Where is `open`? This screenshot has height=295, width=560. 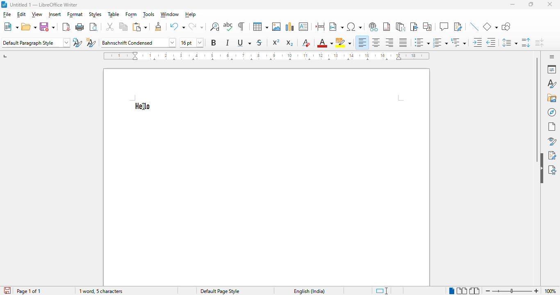
open is located at coordinates (29, 27).